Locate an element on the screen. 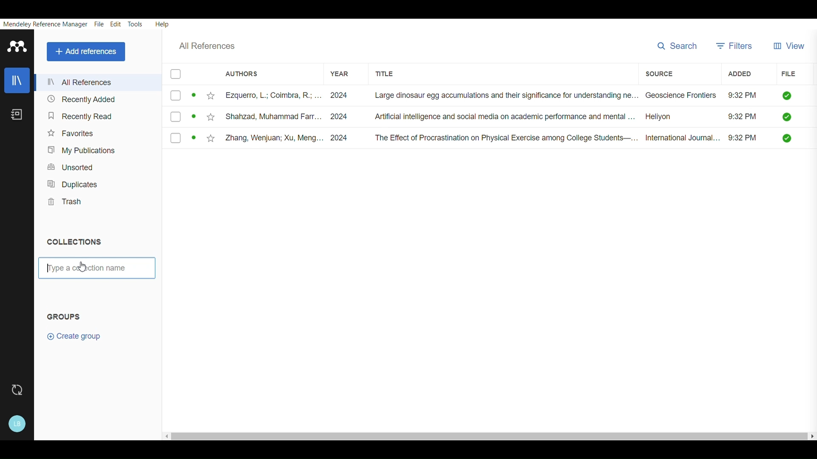 This screenshot has height=459, width=817. Mendeley Logo is located at coordinates (17, 46).